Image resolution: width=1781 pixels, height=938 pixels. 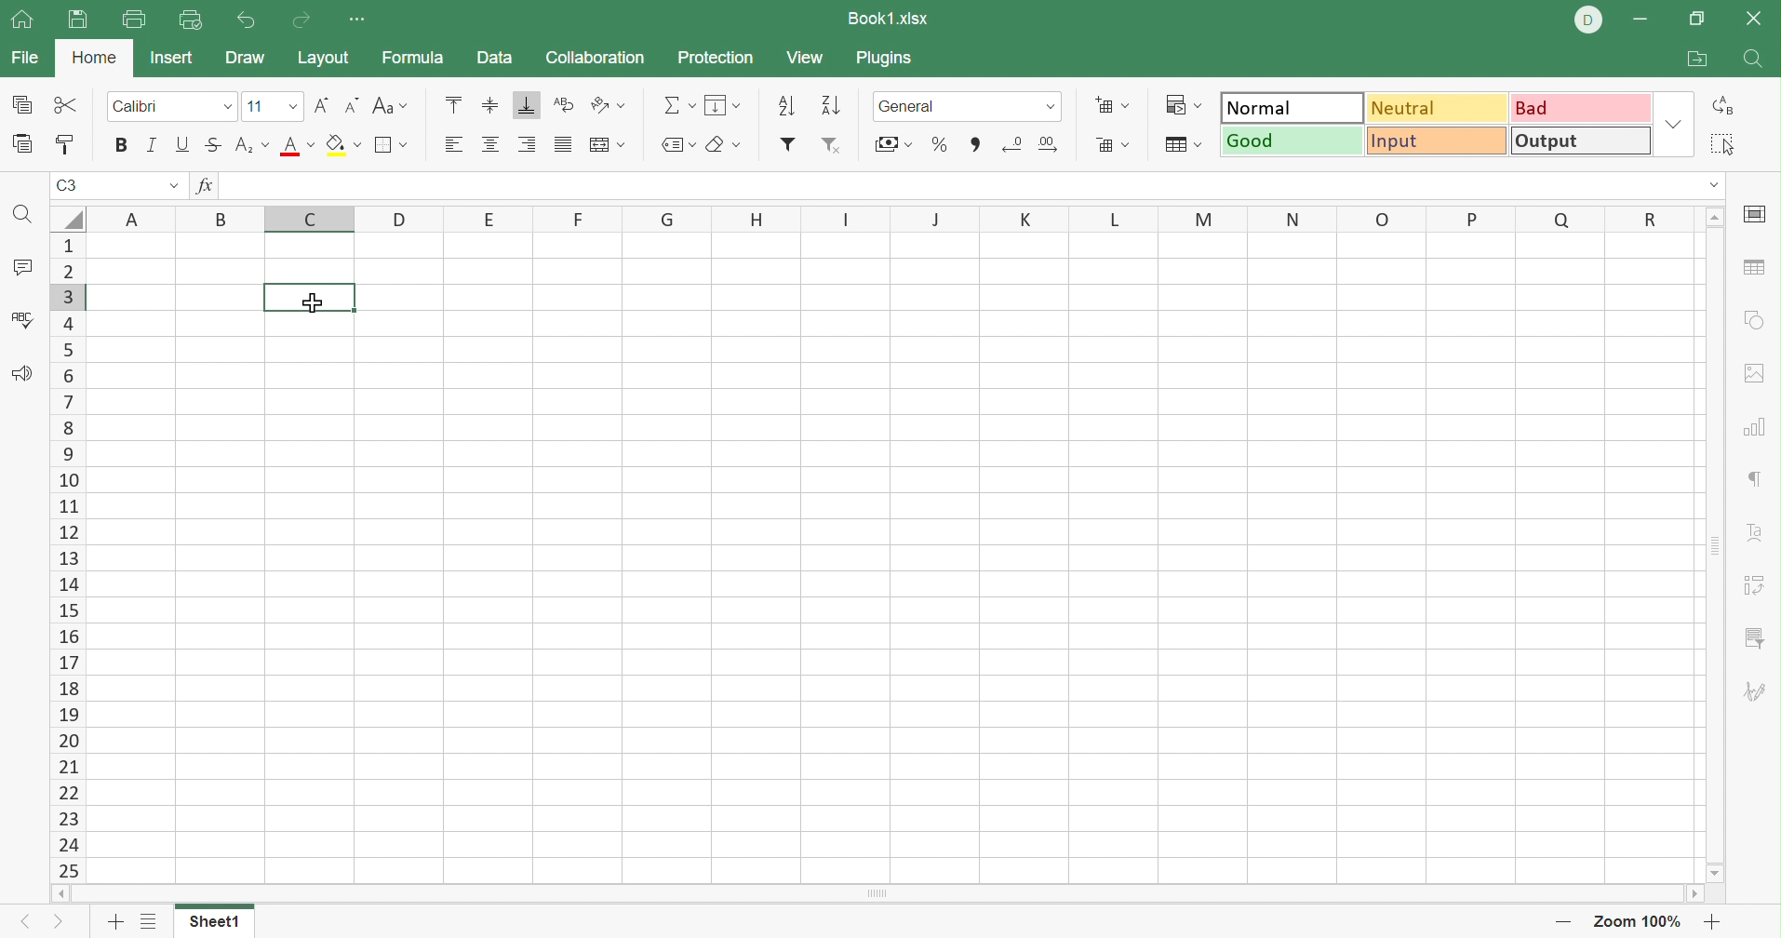 I want to click on Spell checking, so click(x=22, y=322).